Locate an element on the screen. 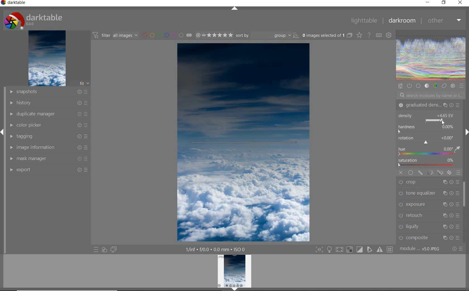 The width and height of the screenshot is (469, 291). UNIFORMLY is located at coordinates (410, 173).